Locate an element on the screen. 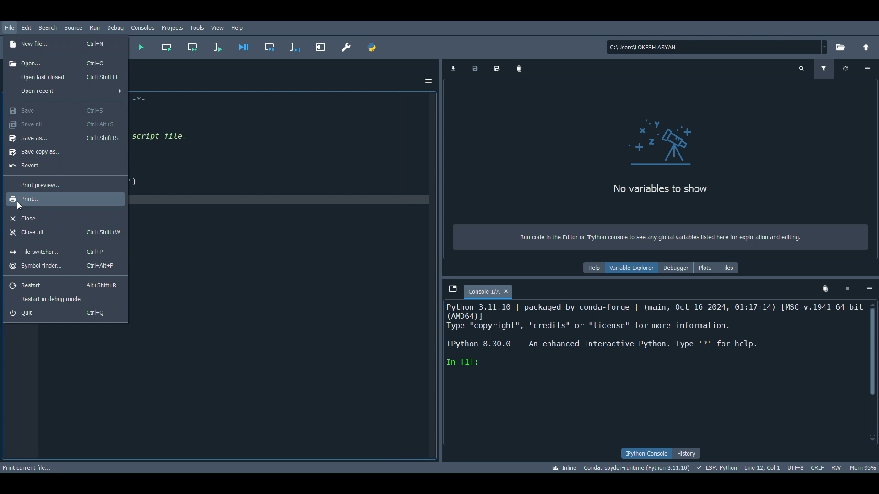  Debugger is located at coordinates (678, 269).